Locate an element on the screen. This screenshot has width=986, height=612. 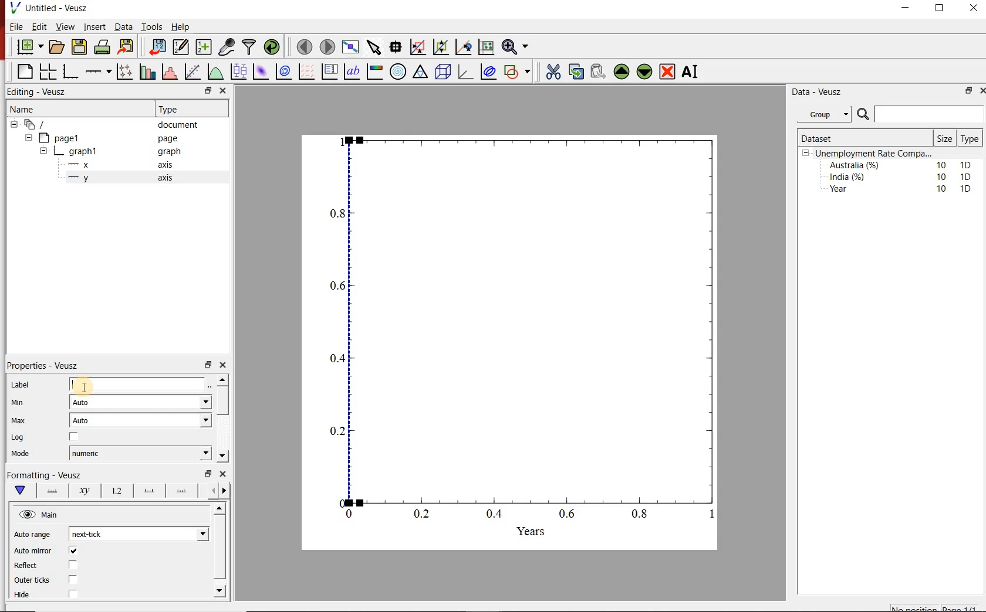
move the widgets down is located at coordinates (643, 72).